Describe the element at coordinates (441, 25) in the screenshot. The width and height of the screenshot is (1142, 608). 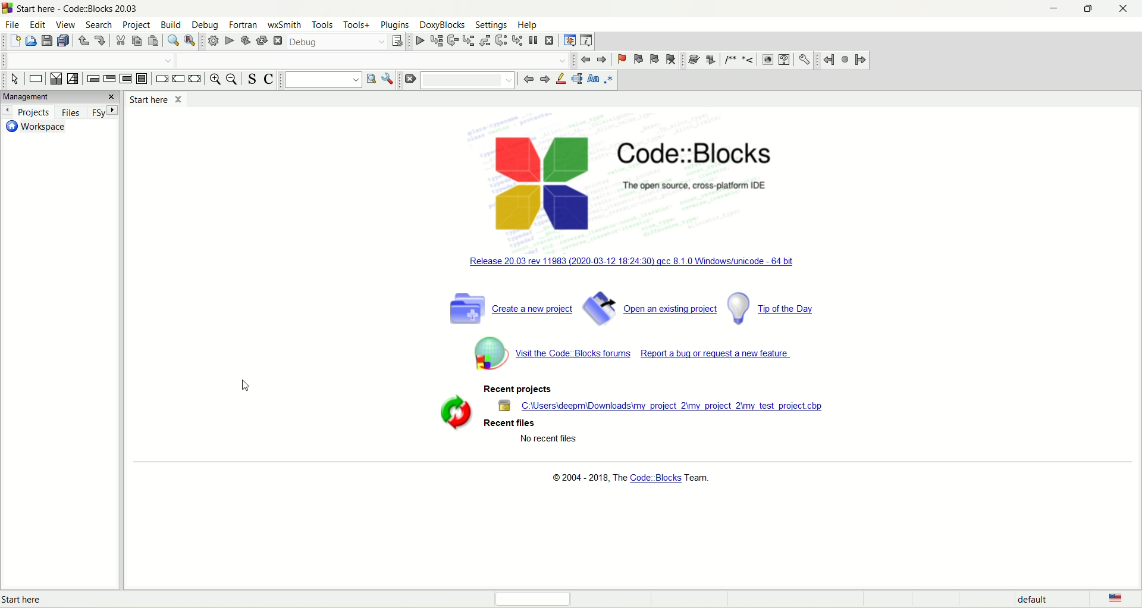
I see `doxyblocks` at that location.